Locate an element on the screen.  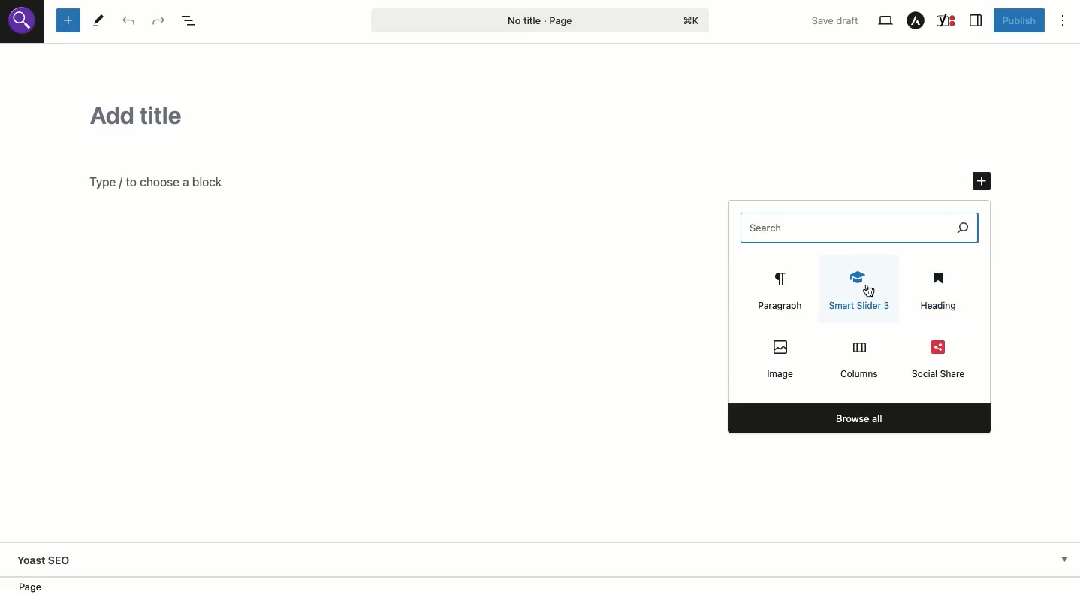
Page is located at coordinates (541, 20).